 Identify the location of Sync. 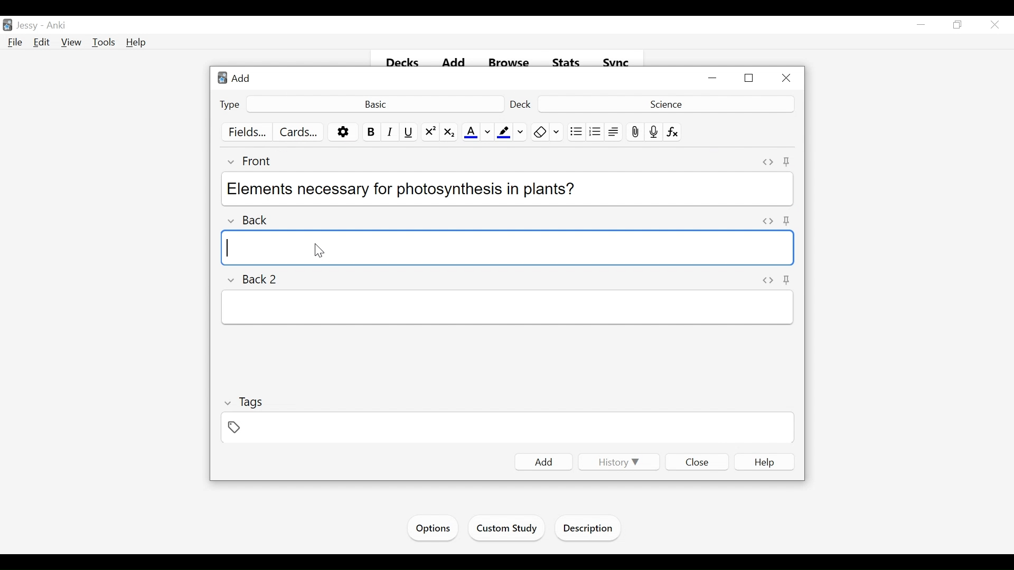
(616, 63).